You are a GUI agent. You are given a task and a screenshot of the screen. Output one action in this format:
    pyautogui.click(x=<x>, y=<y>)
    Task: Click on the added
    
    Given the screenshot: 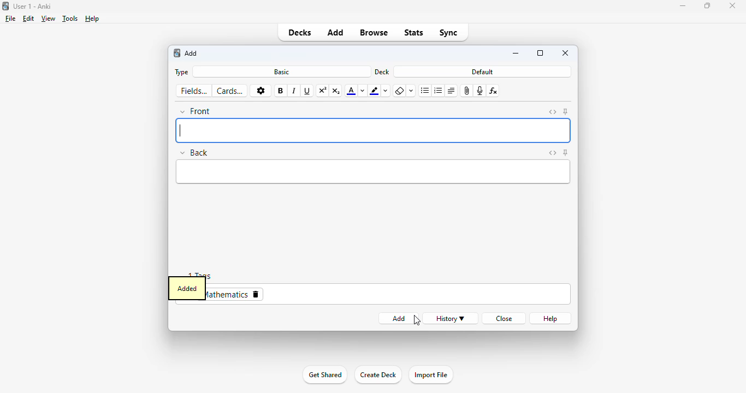 What is the action you would take?
    pyautogui.click(x=187, y=288)
    